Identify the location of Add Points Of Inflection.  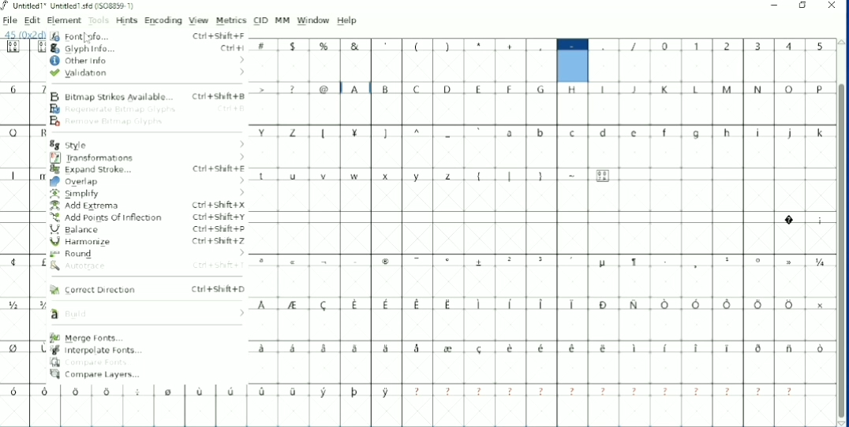
(148, 218).